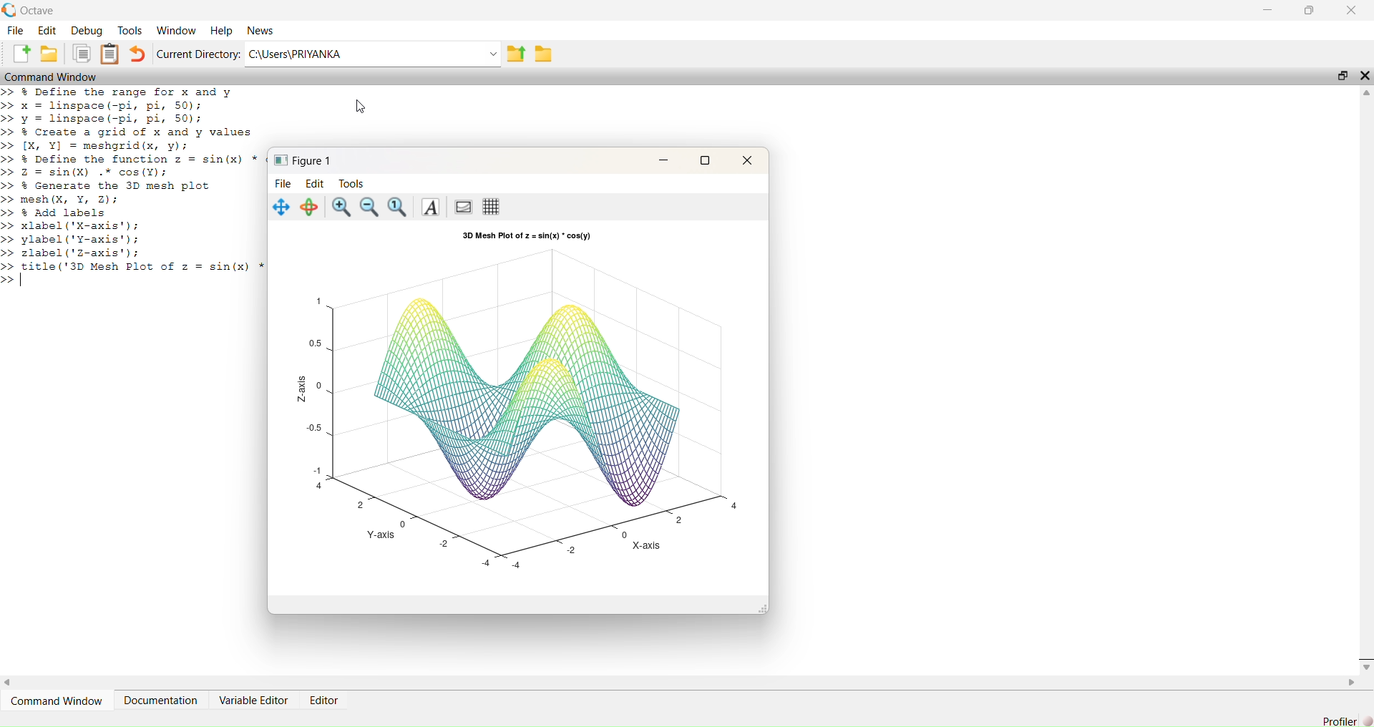 The height and width of the screenshot is (727, 1374). What do you see at coordinates (49, 54) in the screenshot?
I see `Open an existing file in editor` at bounding box center [49, 54].